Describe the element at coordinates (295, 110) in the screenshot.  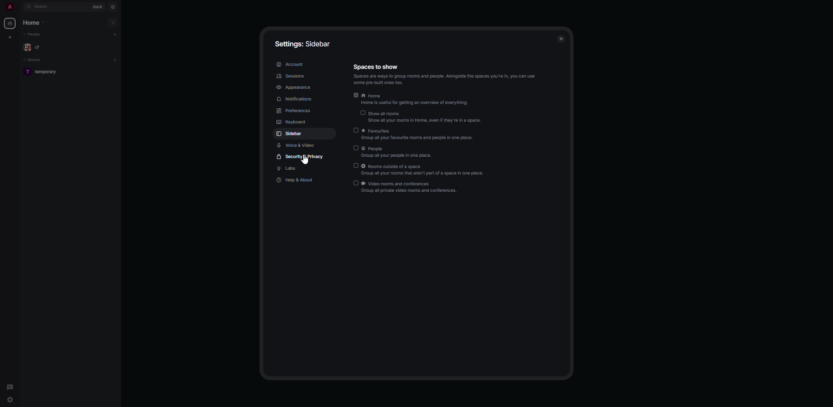
I see `preferences` at that location.